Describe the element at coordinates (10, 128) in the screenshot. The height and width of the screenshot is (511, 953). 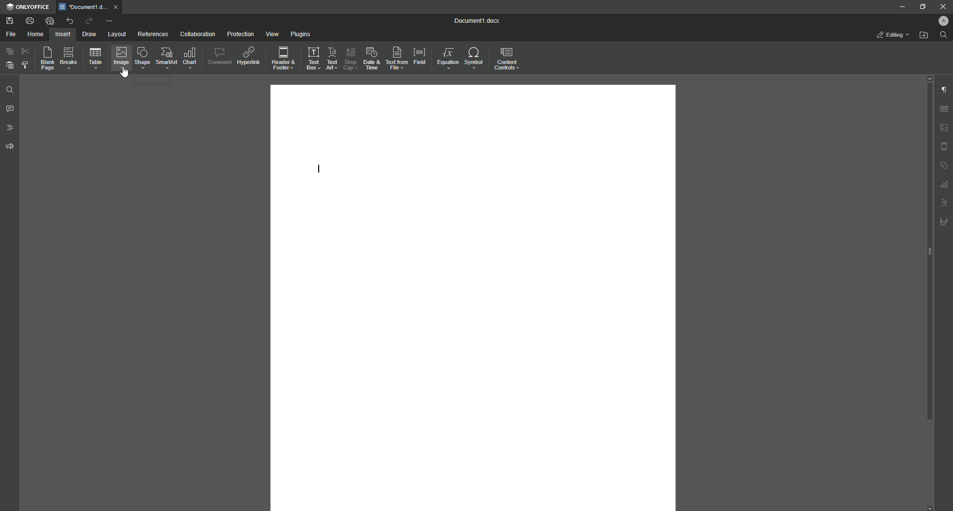
I see `Headings` at that location.